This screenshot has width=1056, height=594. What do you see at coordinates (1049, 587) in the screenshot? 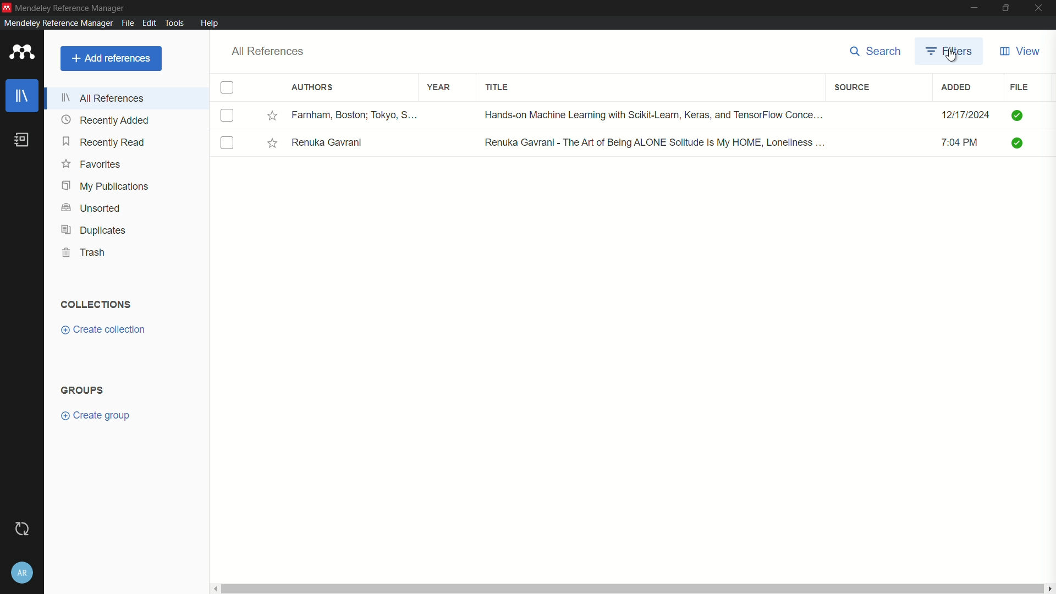
I see `scroll right` at bounding box center [1049, 587].